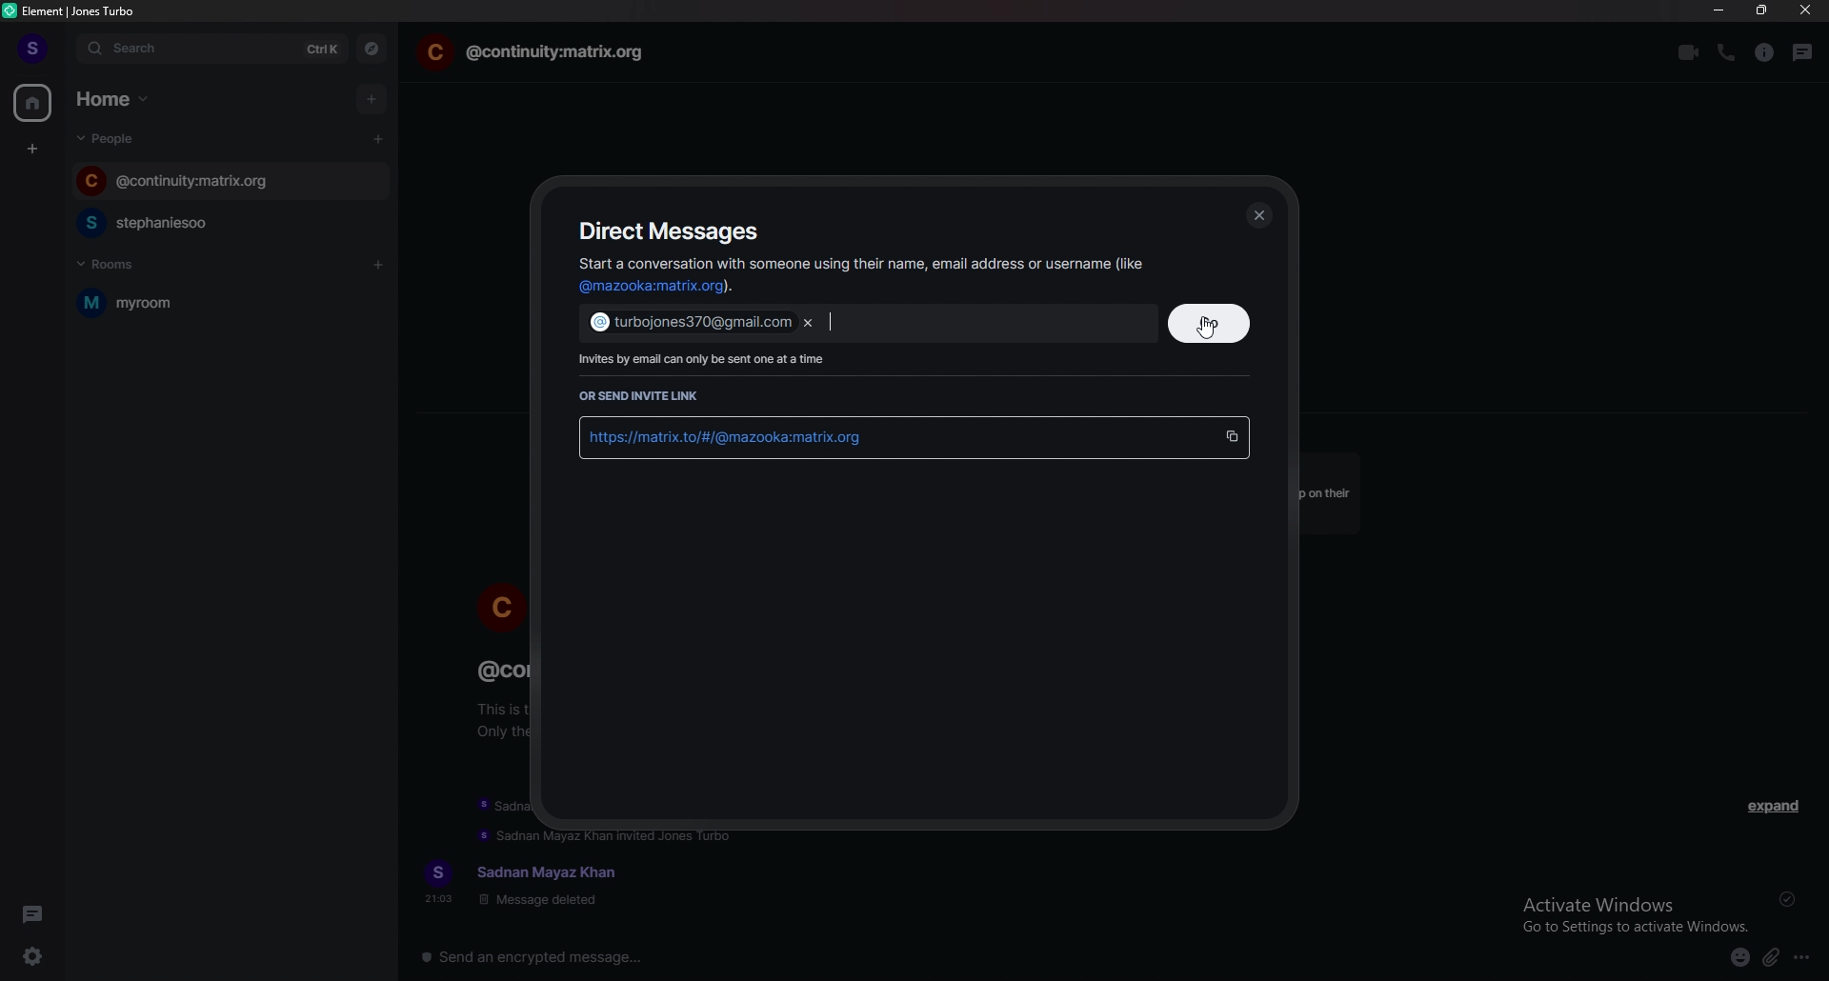 The image size is (1829, 981). I want to click on close, so click(1804, 10).